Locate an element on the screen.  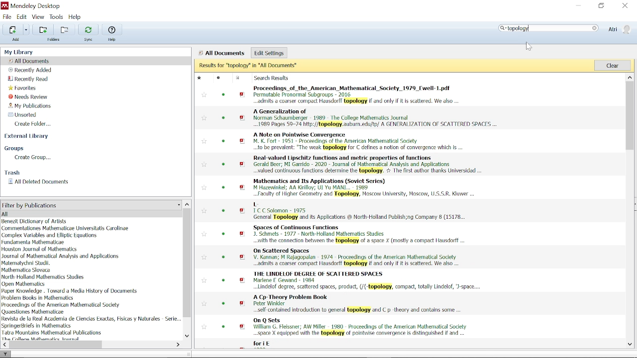
read is located at coordinates (222, 304).